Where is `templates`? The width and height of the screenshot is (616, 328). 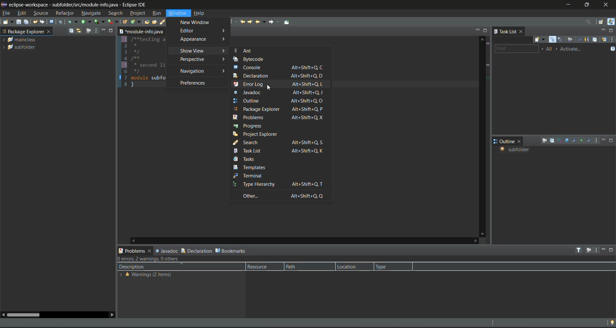 templates is located at coordinates (257, 167).